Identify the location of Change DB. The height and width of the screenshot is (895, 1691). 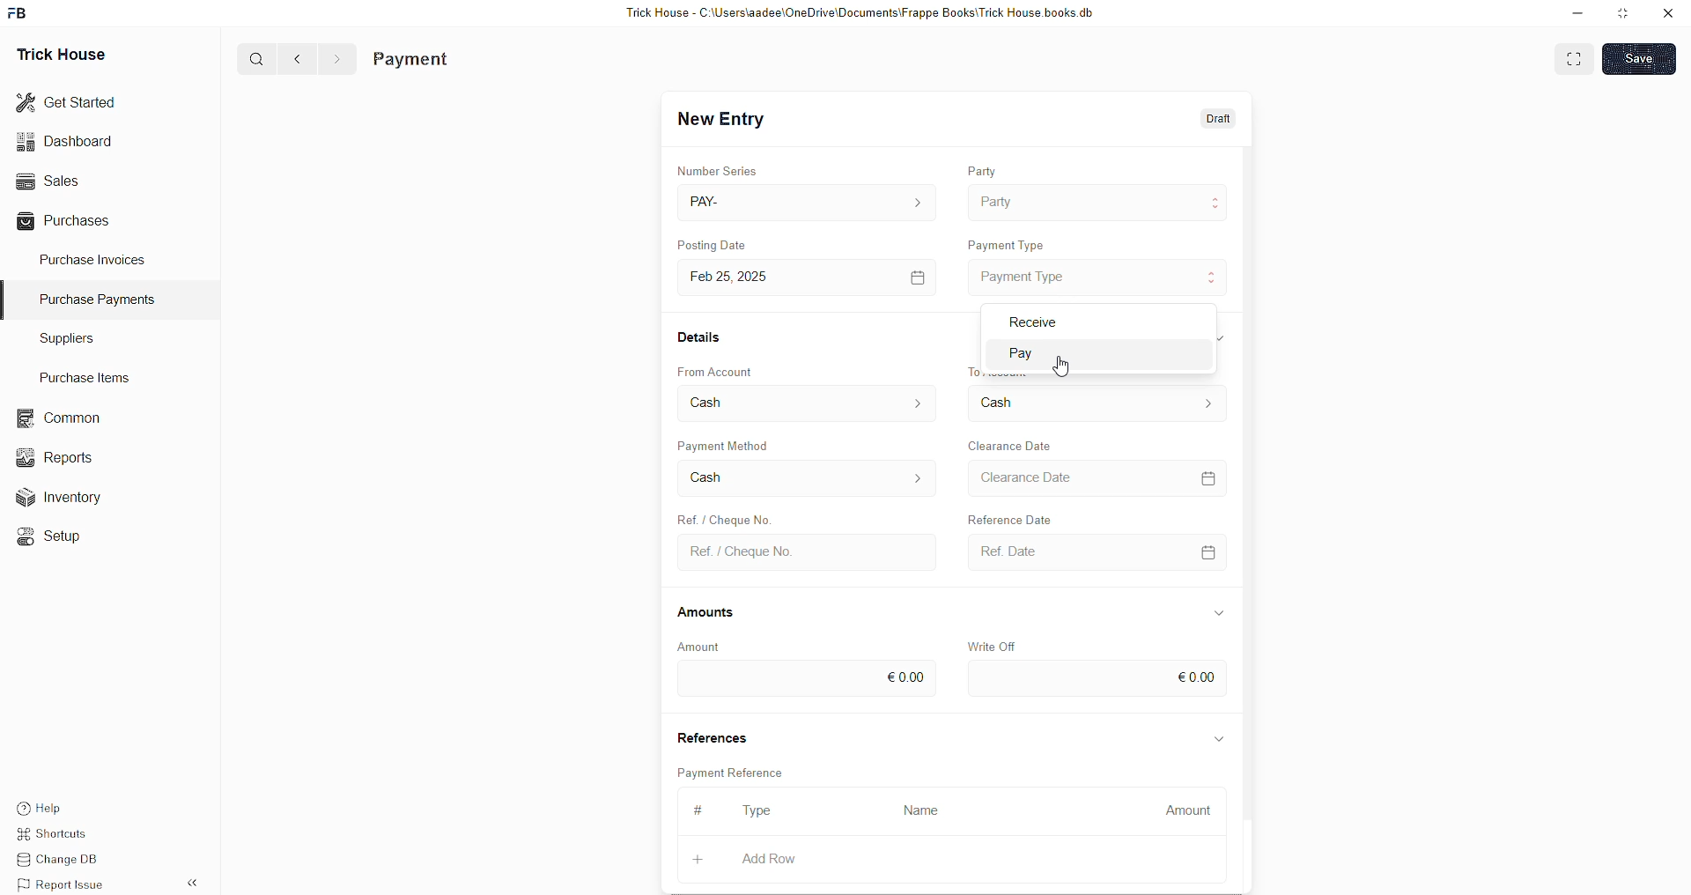
(67, 861).